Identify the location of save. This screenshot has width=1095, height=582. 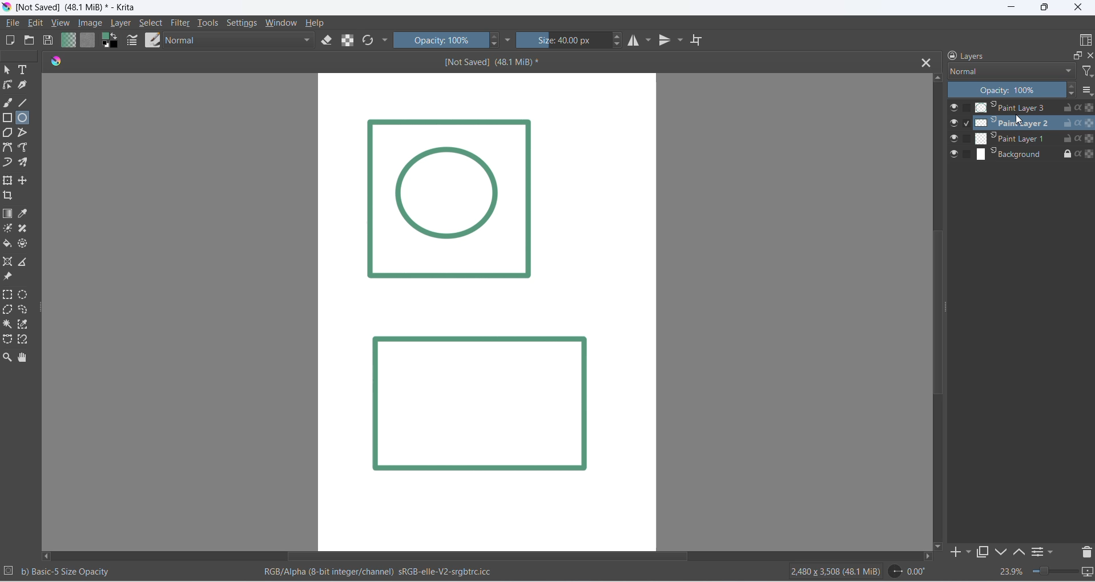
(51, 41).